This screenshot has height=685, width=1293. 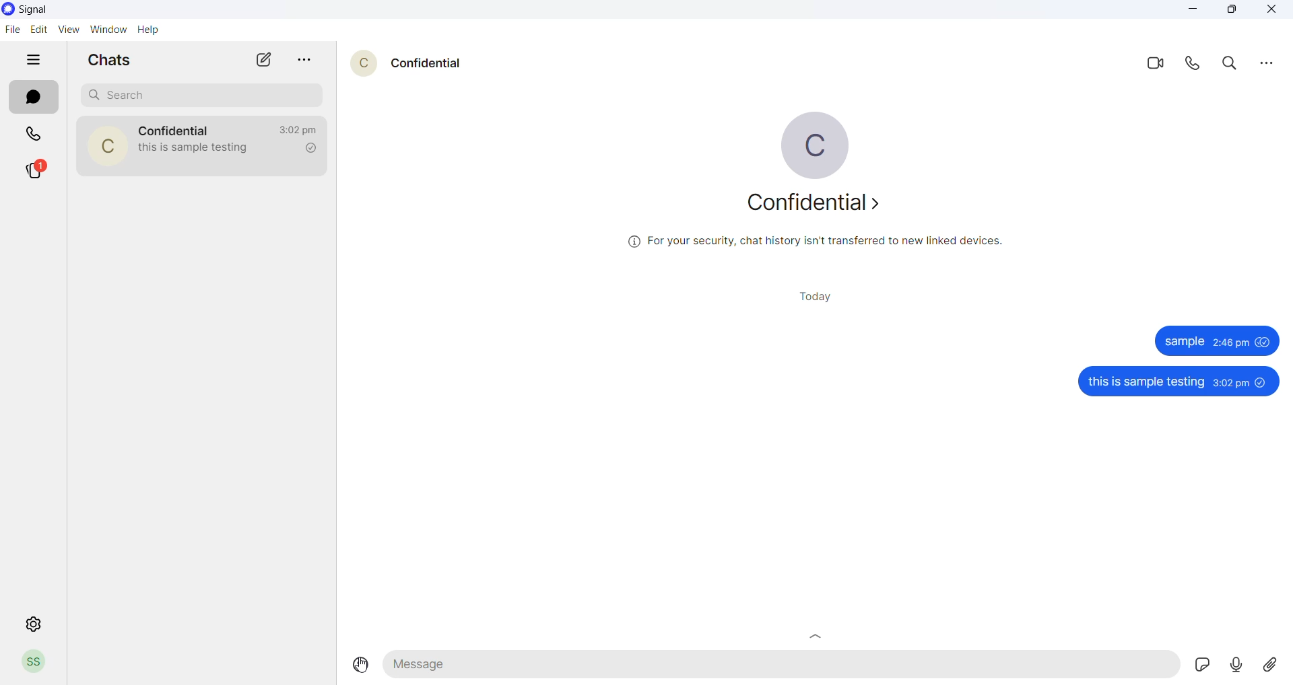 I want to click on contact name, so click(x=430, y=63).